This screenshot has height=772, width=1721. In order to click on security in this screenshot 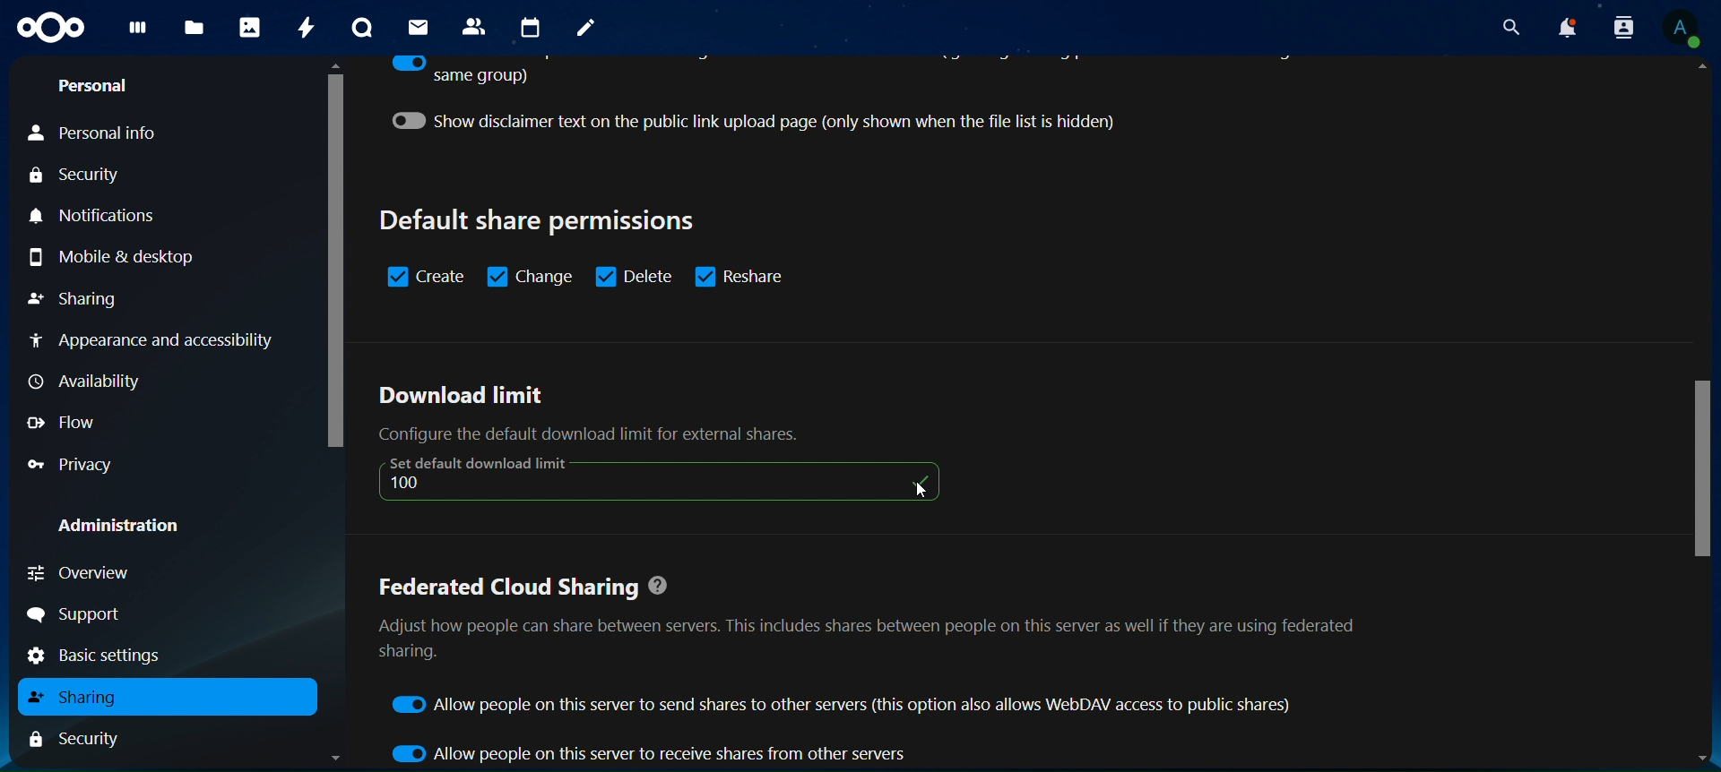, I will do `click(76, 176)`.